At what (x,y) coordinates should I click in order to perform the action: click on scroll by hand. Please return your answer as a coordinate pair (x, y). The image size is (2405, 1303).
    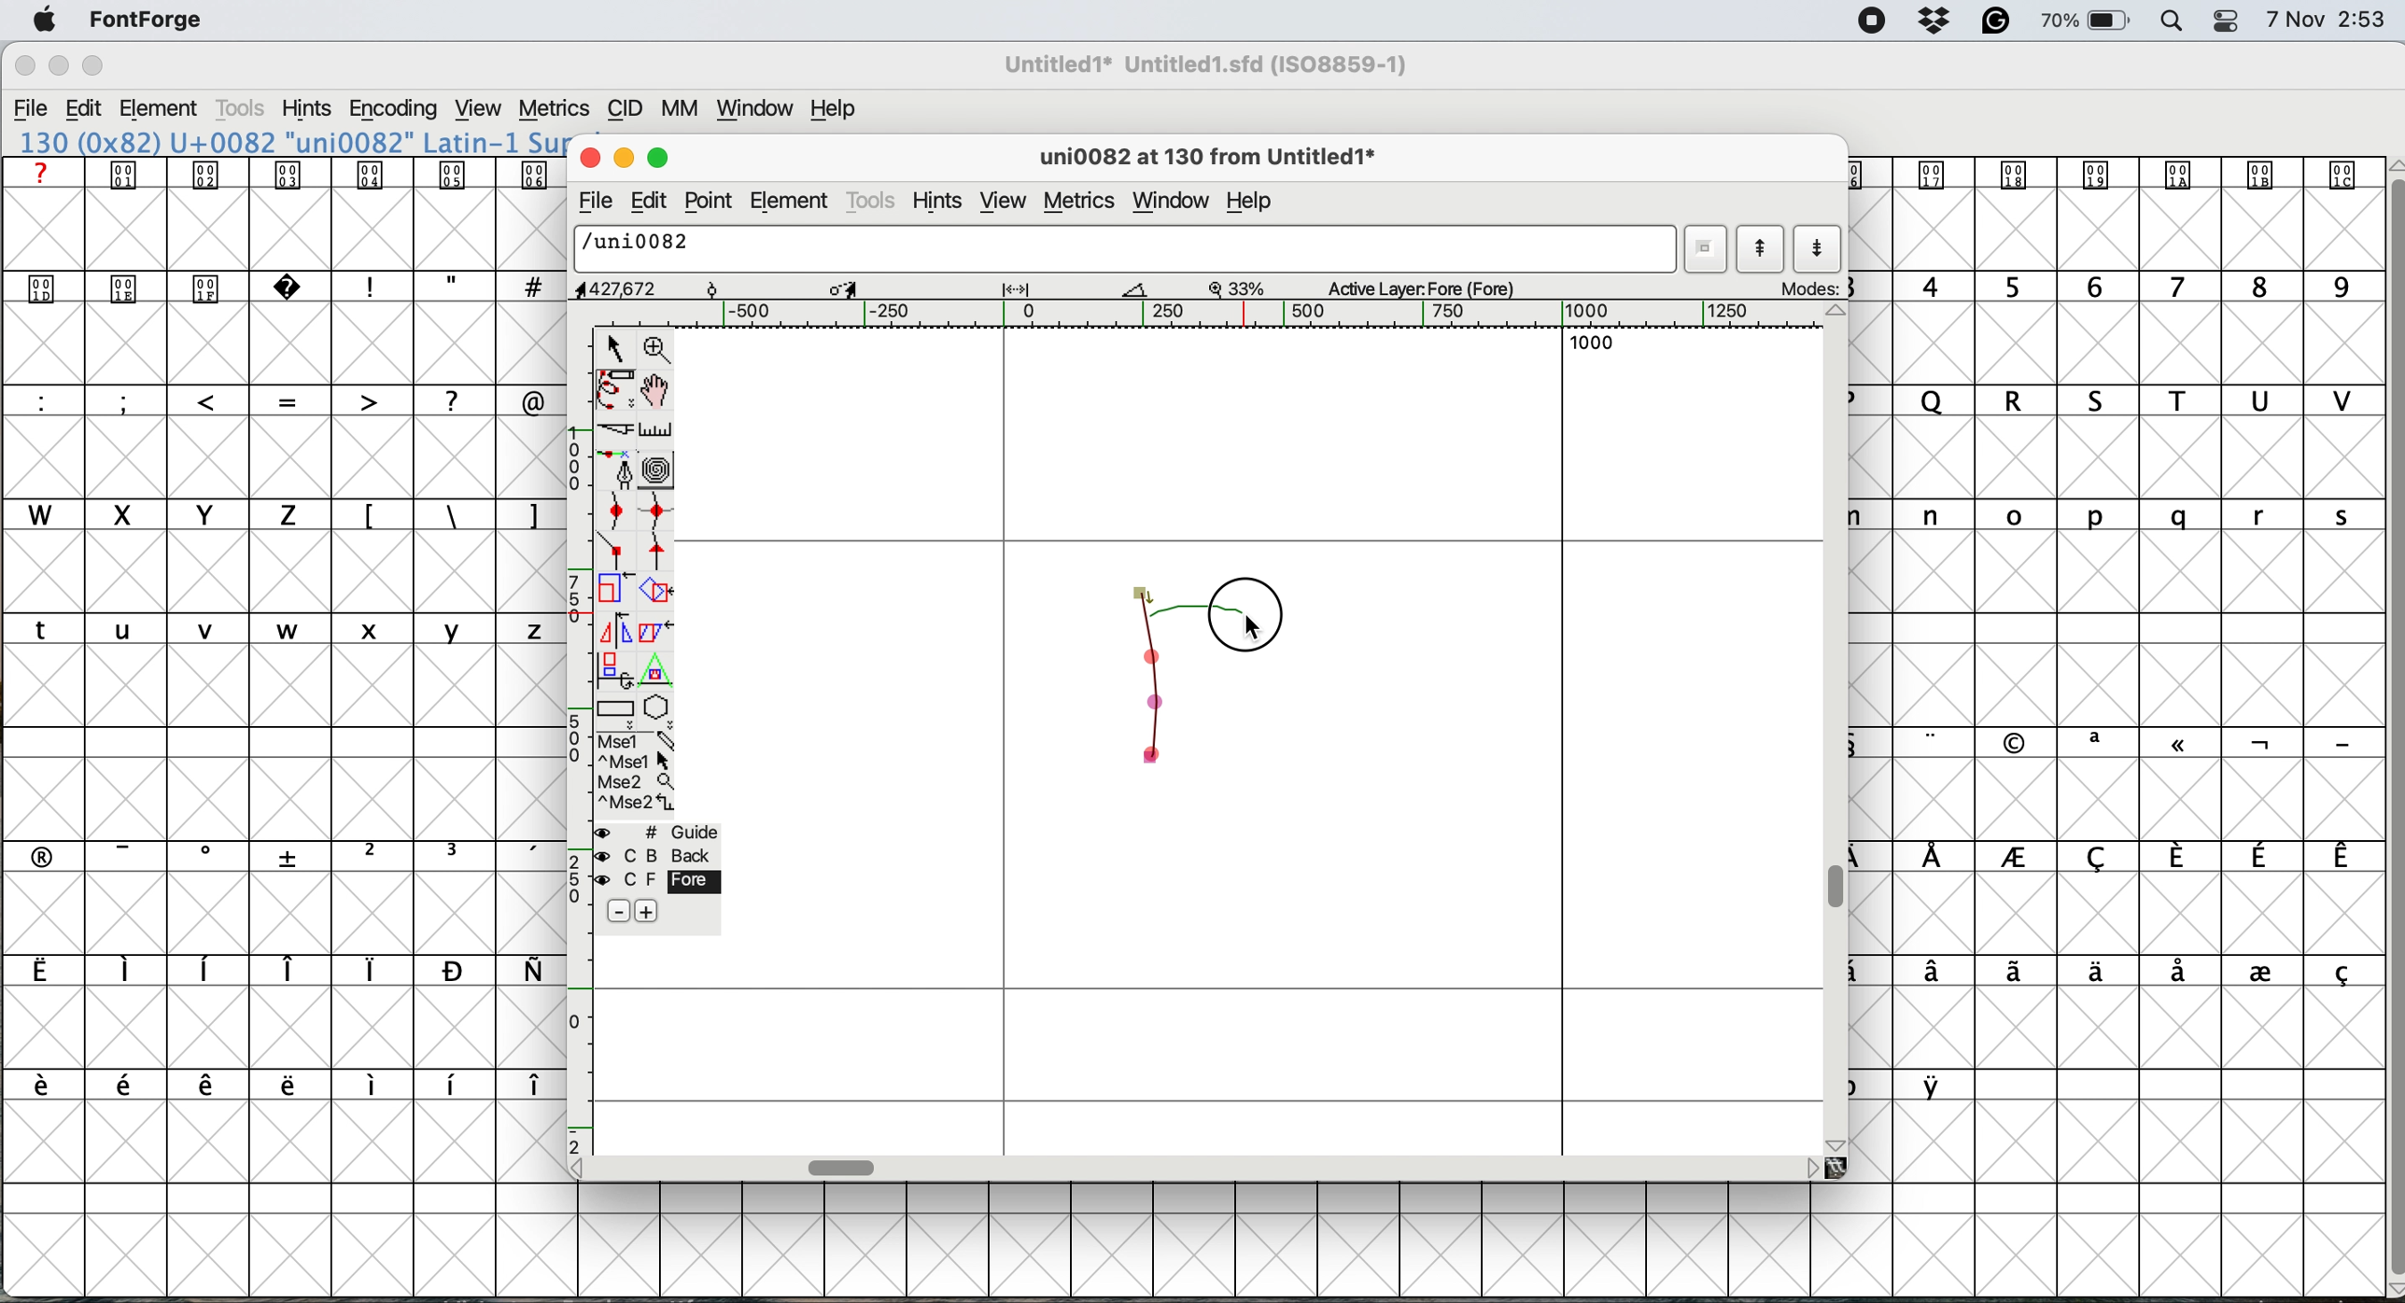
    Looking at the image, I should click on (654, 391).